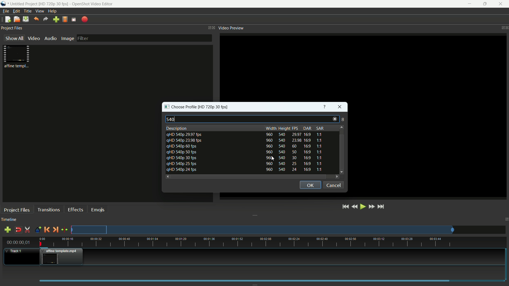  What do you see at coordinates (249, 177) in the screenshot?
I see `scroll bar` at bounding box center [249, 177].